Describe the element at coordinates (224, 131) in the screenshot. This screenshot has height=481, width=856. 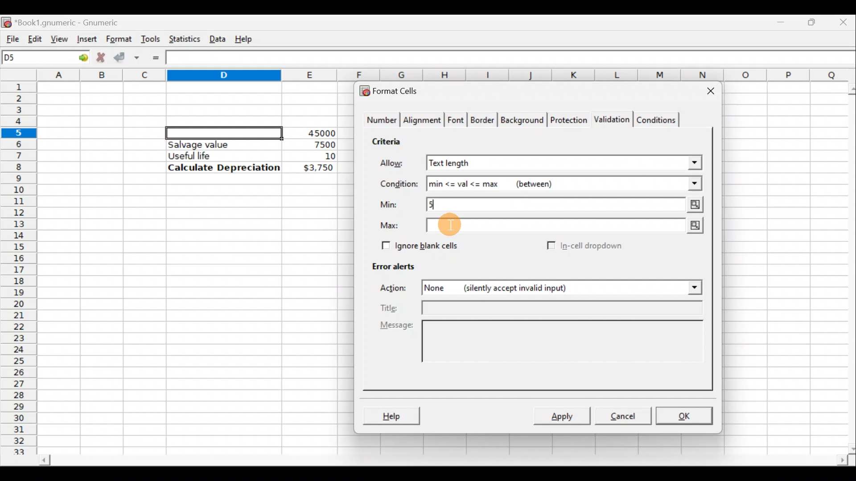
I see `Selected cell` at that location.